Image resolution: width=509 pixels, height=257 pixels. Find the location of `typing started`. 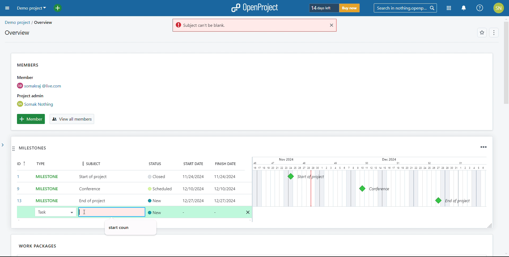

typing started is located at coordinates (81, 212).